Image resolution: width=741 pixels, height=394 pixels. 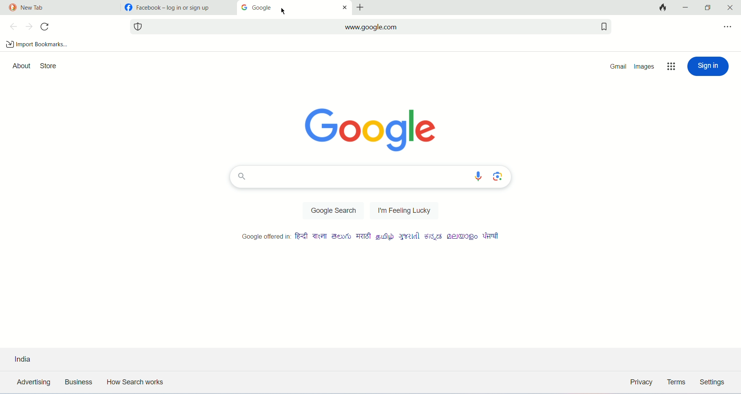 What do you see at coordinates (730, 7) in the screenshot?
I see `close` at bounding box center [730, 7].